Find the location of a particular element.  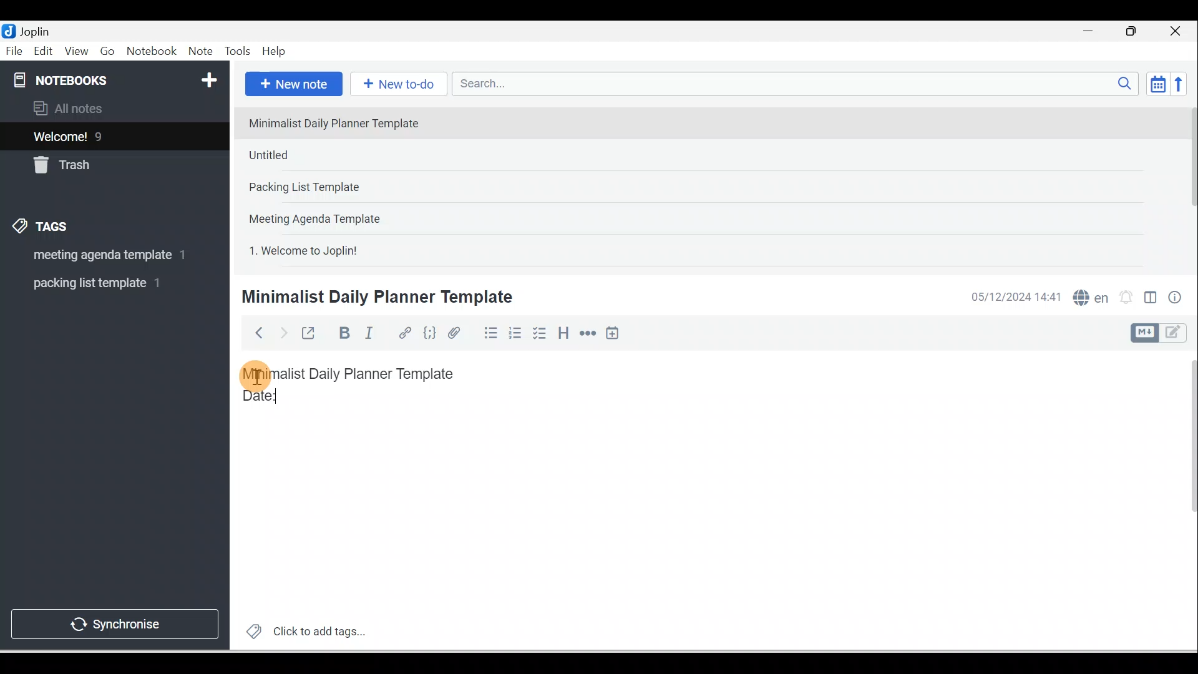

Edit is located at coordinates (44, 52).